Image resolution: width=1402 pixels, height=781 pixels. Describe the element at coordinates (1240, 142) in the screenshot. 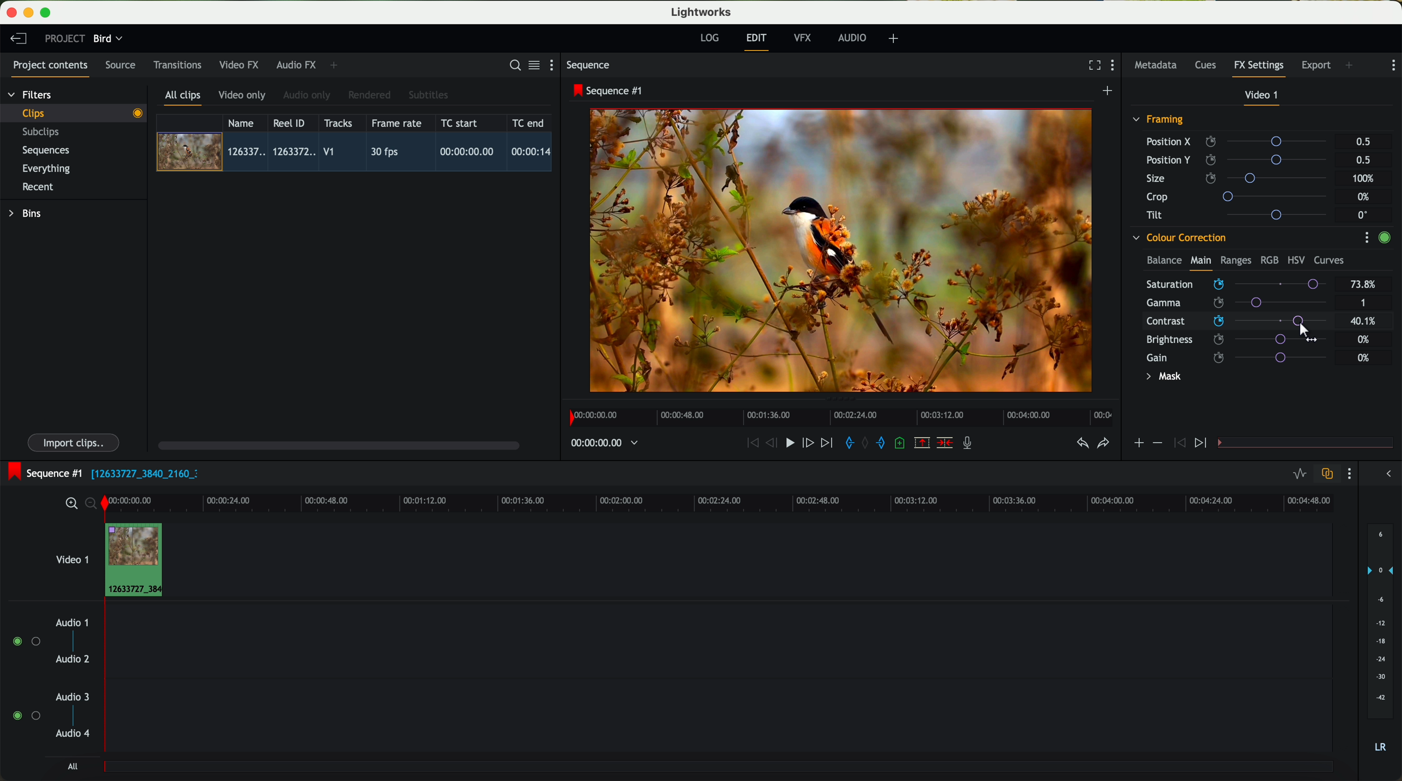

I see `position X` at that location.